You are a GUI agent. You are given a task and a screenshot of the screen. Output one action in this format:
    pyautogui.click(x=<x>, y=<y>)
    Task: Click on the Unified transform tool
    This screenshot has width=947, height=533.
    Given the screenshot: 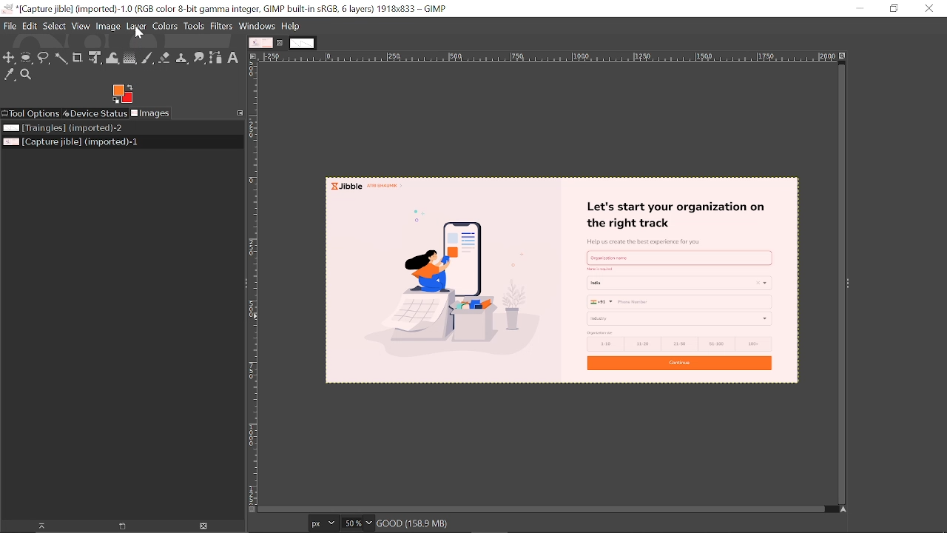 What is the action you would take?
    pyautogui.click(x=95, y=58)
    